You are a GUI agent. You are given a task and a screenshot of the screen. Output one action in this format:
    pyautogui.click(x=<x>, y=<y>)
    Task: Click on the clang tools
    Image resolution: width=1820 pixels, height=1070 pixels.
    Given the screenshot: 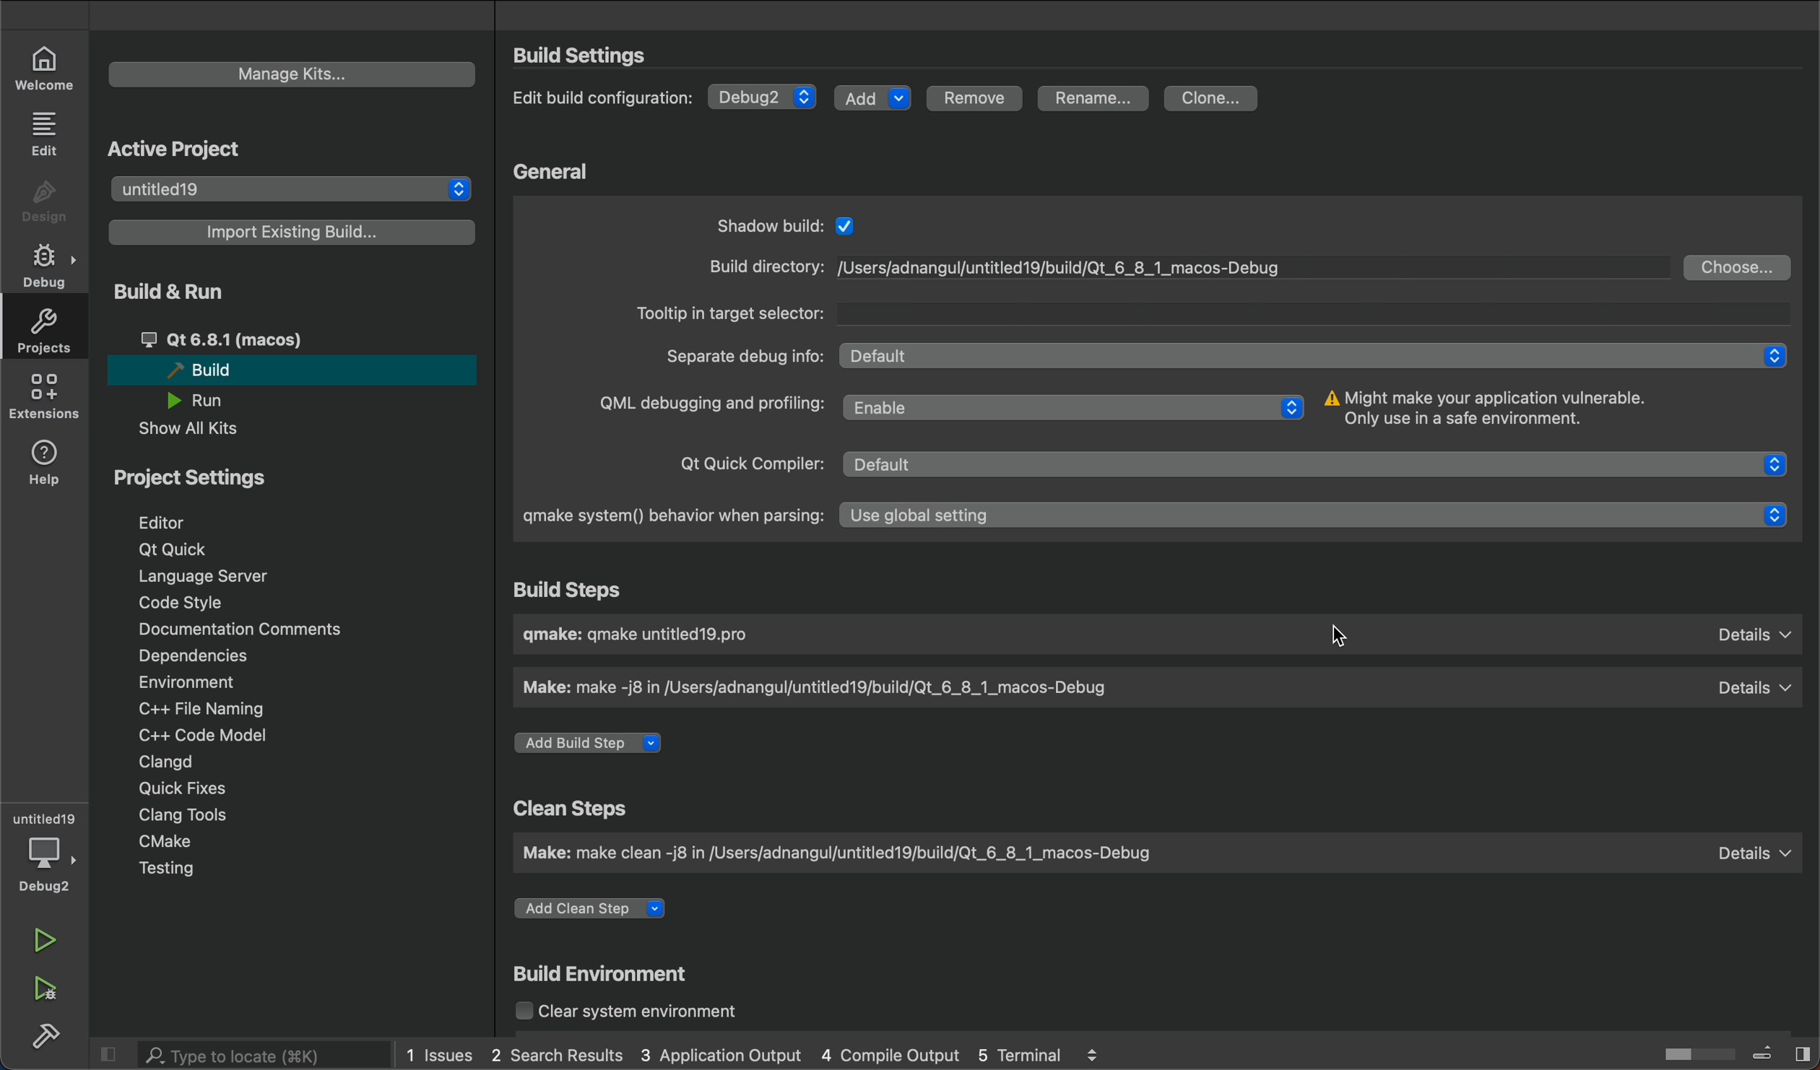 What is the action you would take?
    pyautogui.click(x=179, y=814)
    